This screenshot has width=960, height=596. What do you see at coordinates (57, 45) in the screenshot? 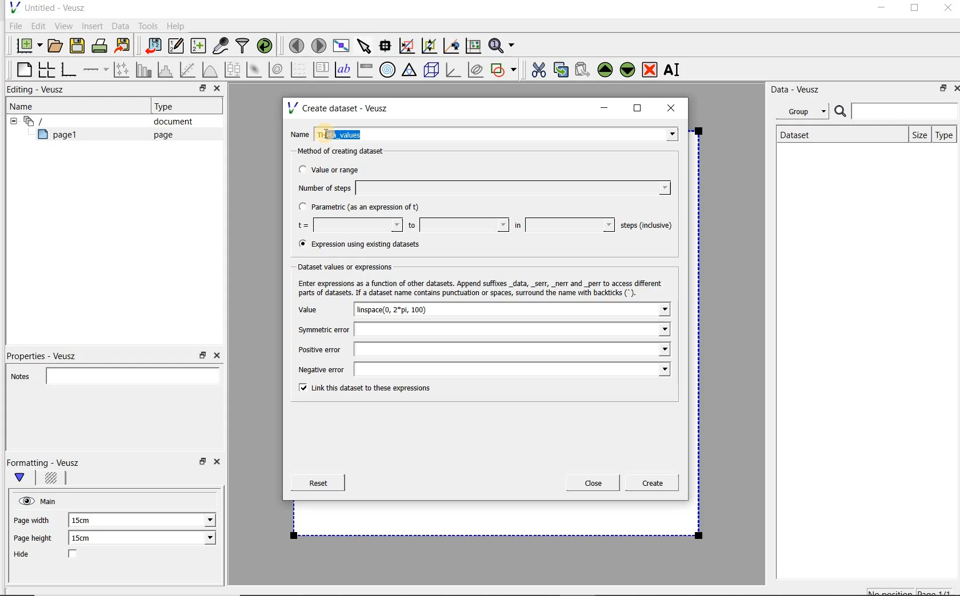
I see `open a document` at bounding box center [57, 45].